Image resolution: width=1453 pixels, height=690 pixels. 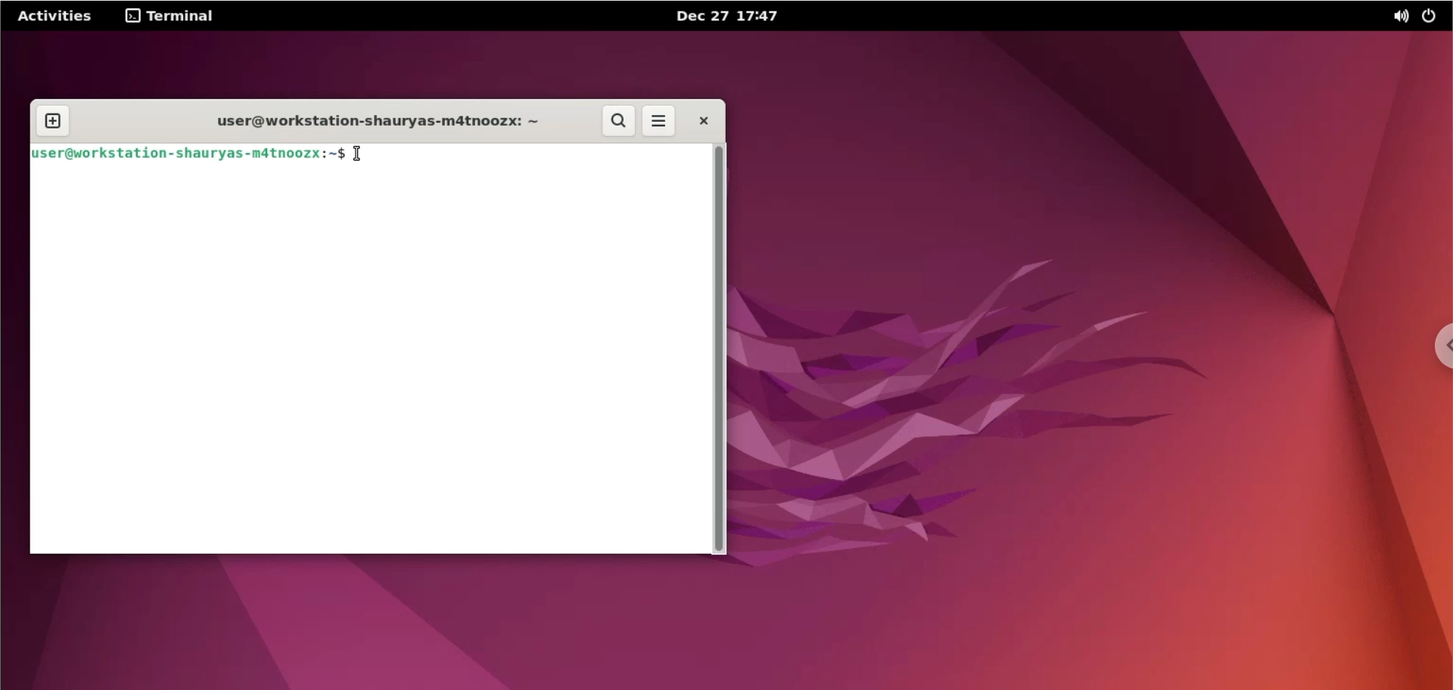 I want to click on new tab, so click(x=52, y=121).